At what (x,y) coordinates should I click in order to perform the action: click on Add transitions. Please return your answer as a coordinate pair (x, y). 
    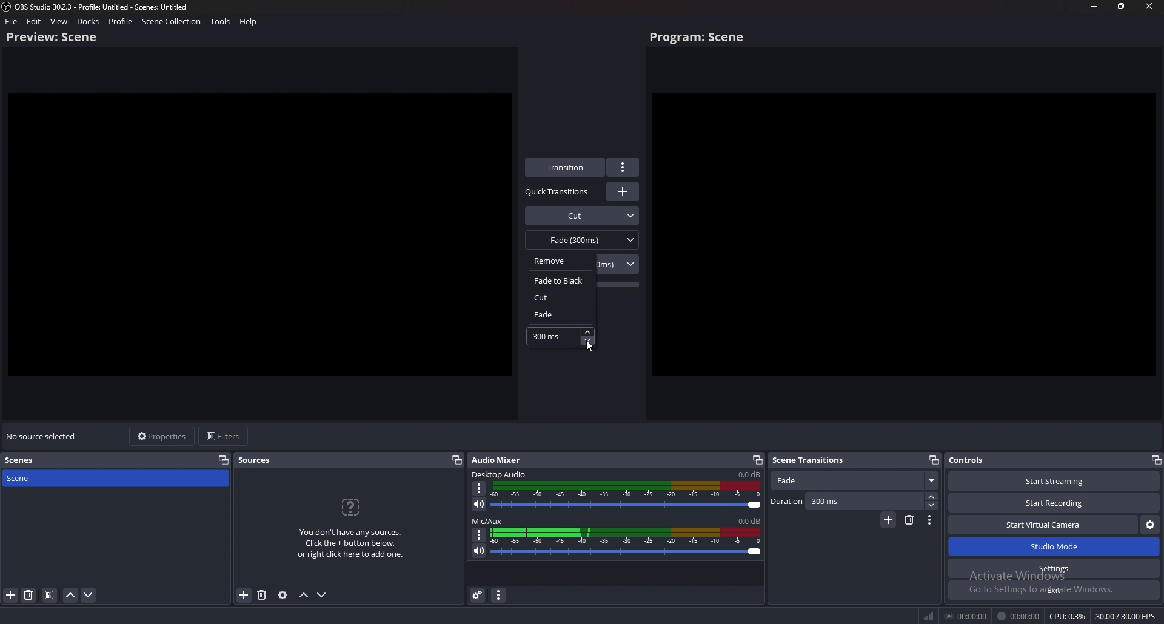
    Looking at the image, I should click on (623, 191).